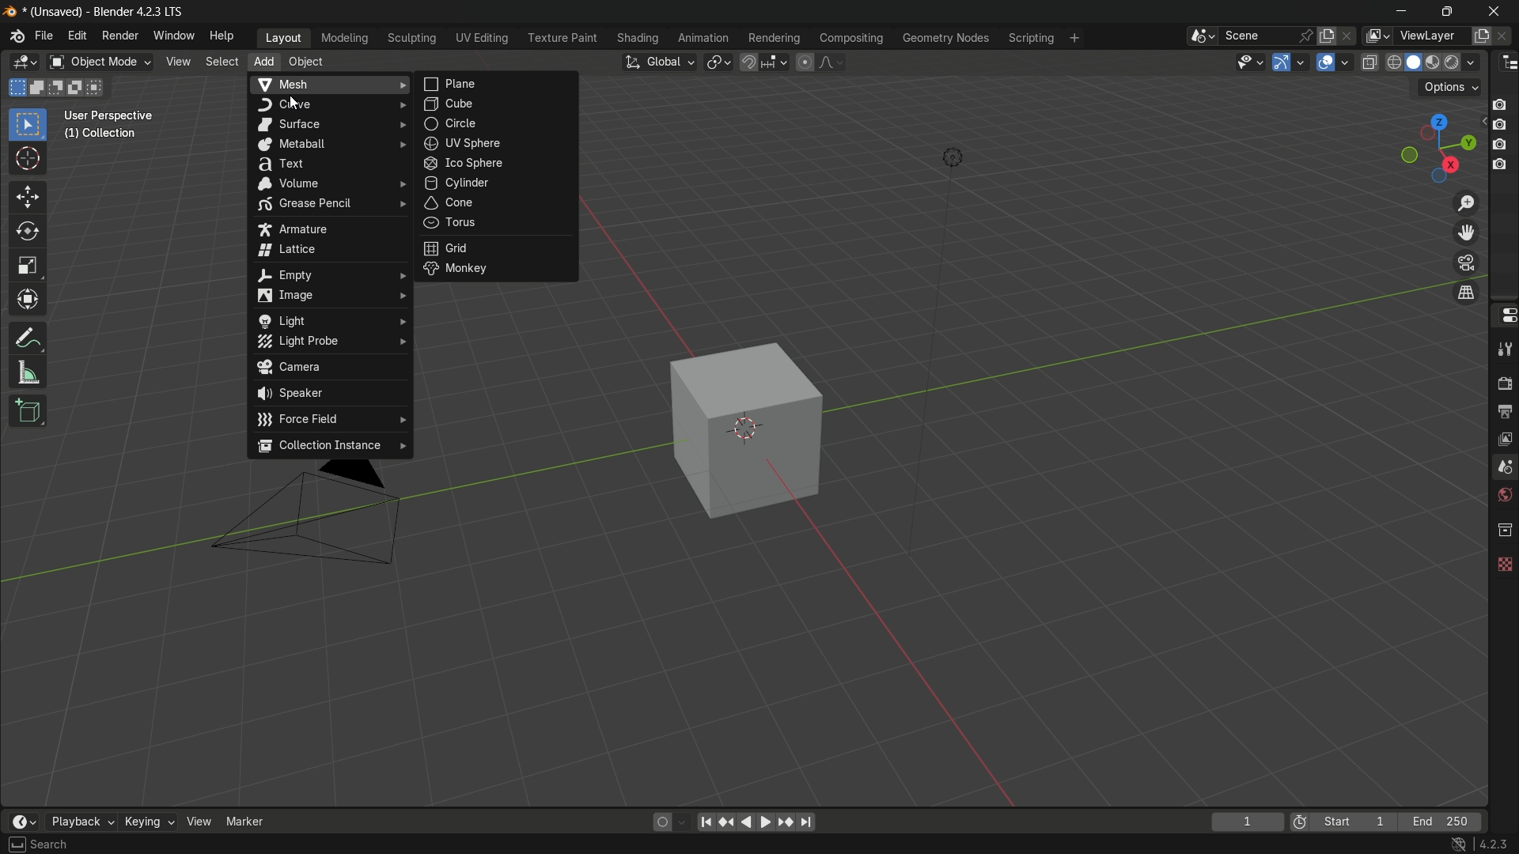 The height and width of the screenshot is (854, 1519). Describe the element at coordinates (179, 62) in the screenshot. I see `view` at that location.